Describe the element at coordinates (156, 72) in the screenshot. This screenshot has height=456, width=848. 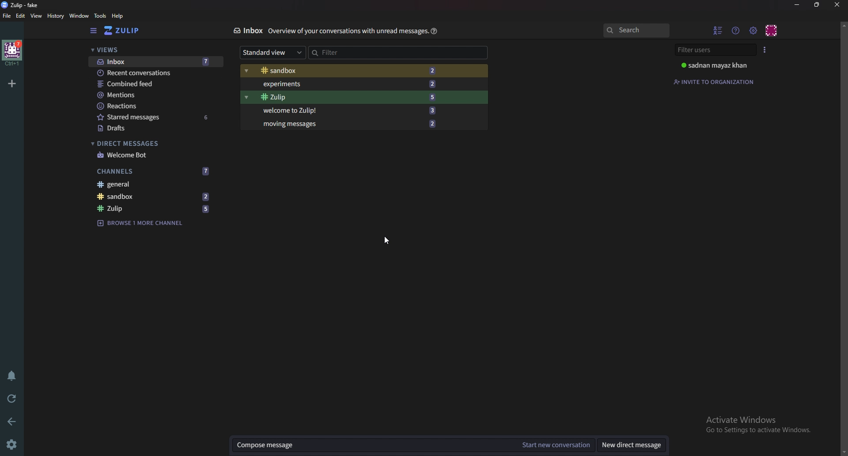
I see `Recent conversations` at that location.